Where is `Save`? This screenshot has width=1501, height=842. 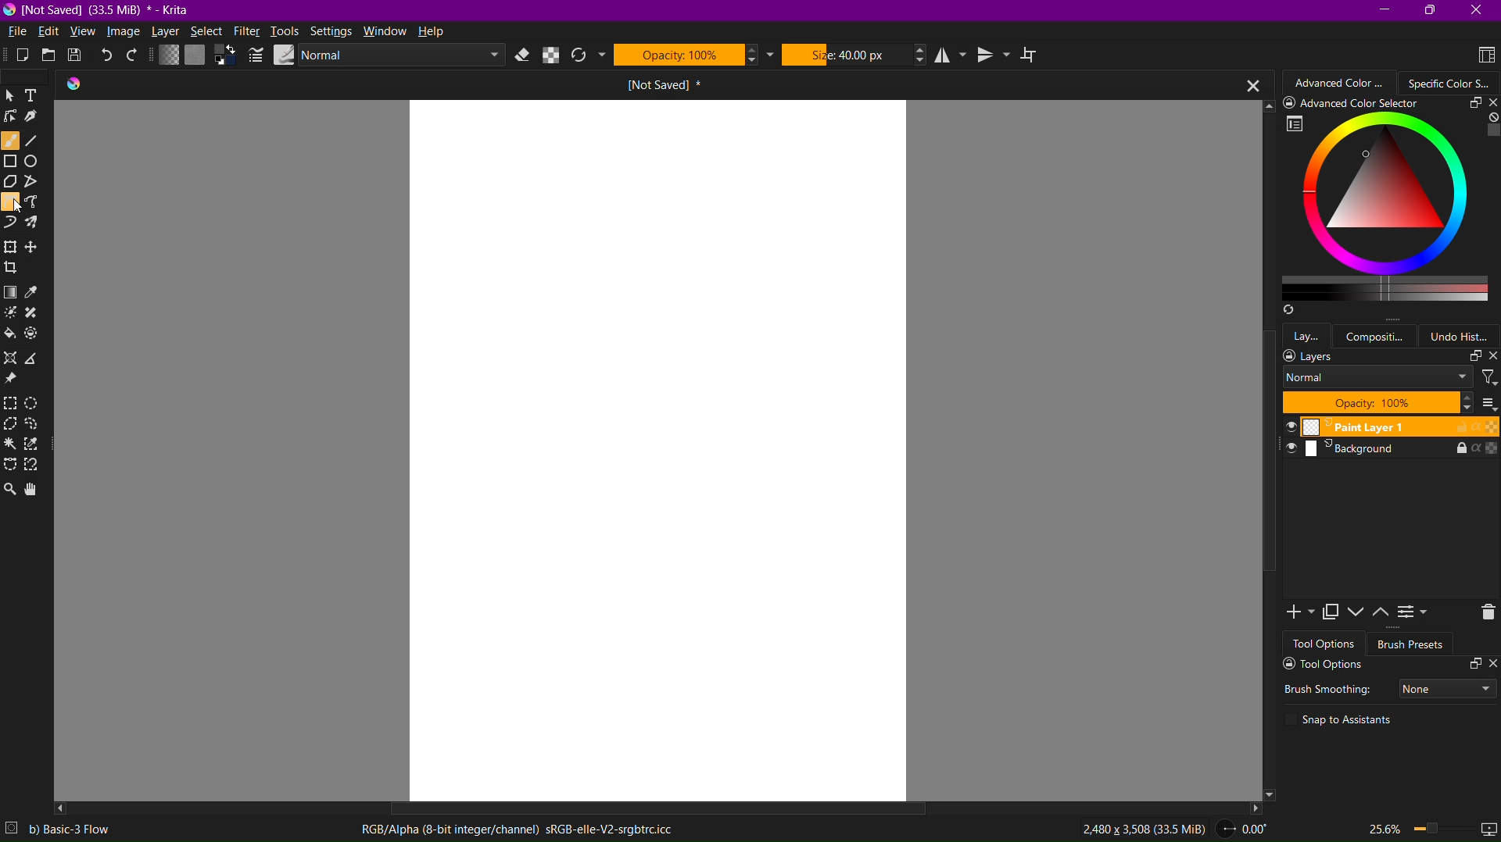
Save is located at coordinates (77, 57).